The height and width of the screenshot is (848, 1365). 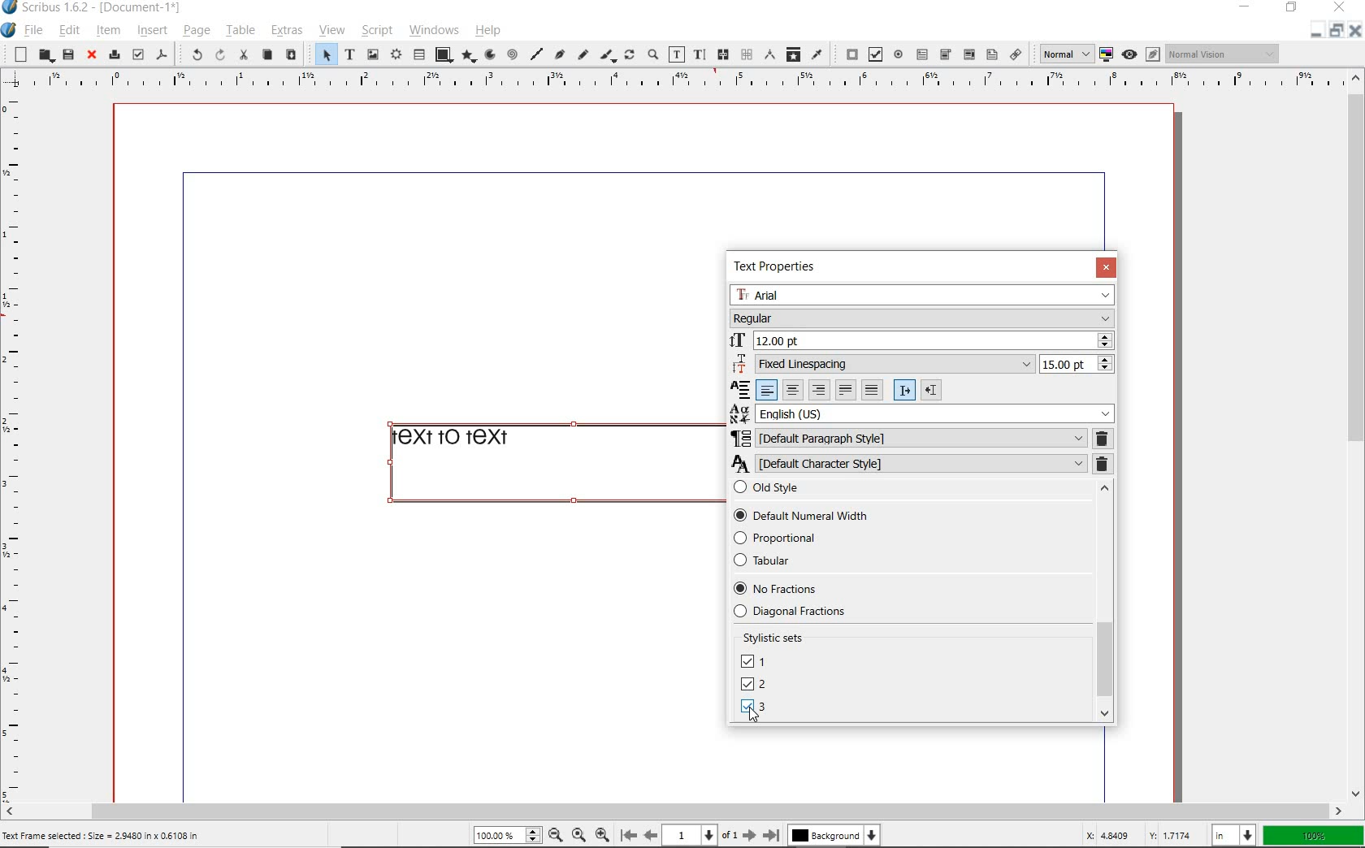 I want to click on image frame, so click(x=374, y=54).